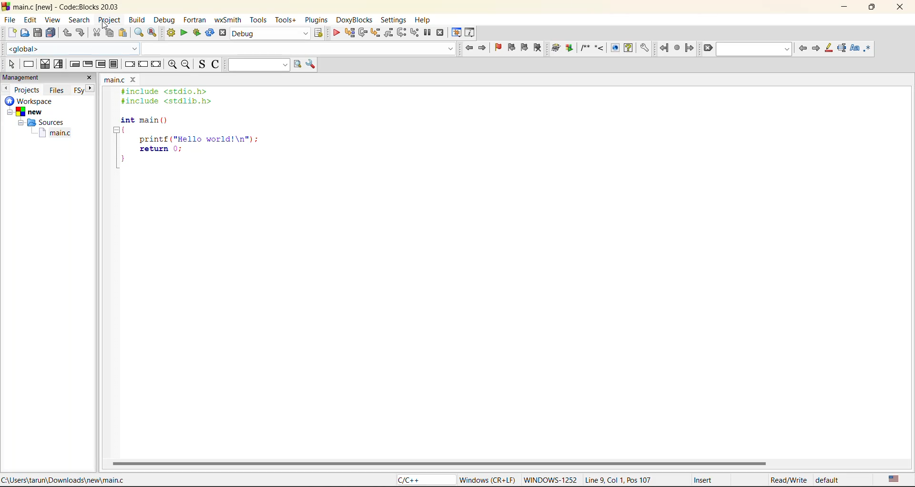  What do you see at coordinates (717, 479) in the screenshot?
I see `Insert` at bounding box center [717, 479].